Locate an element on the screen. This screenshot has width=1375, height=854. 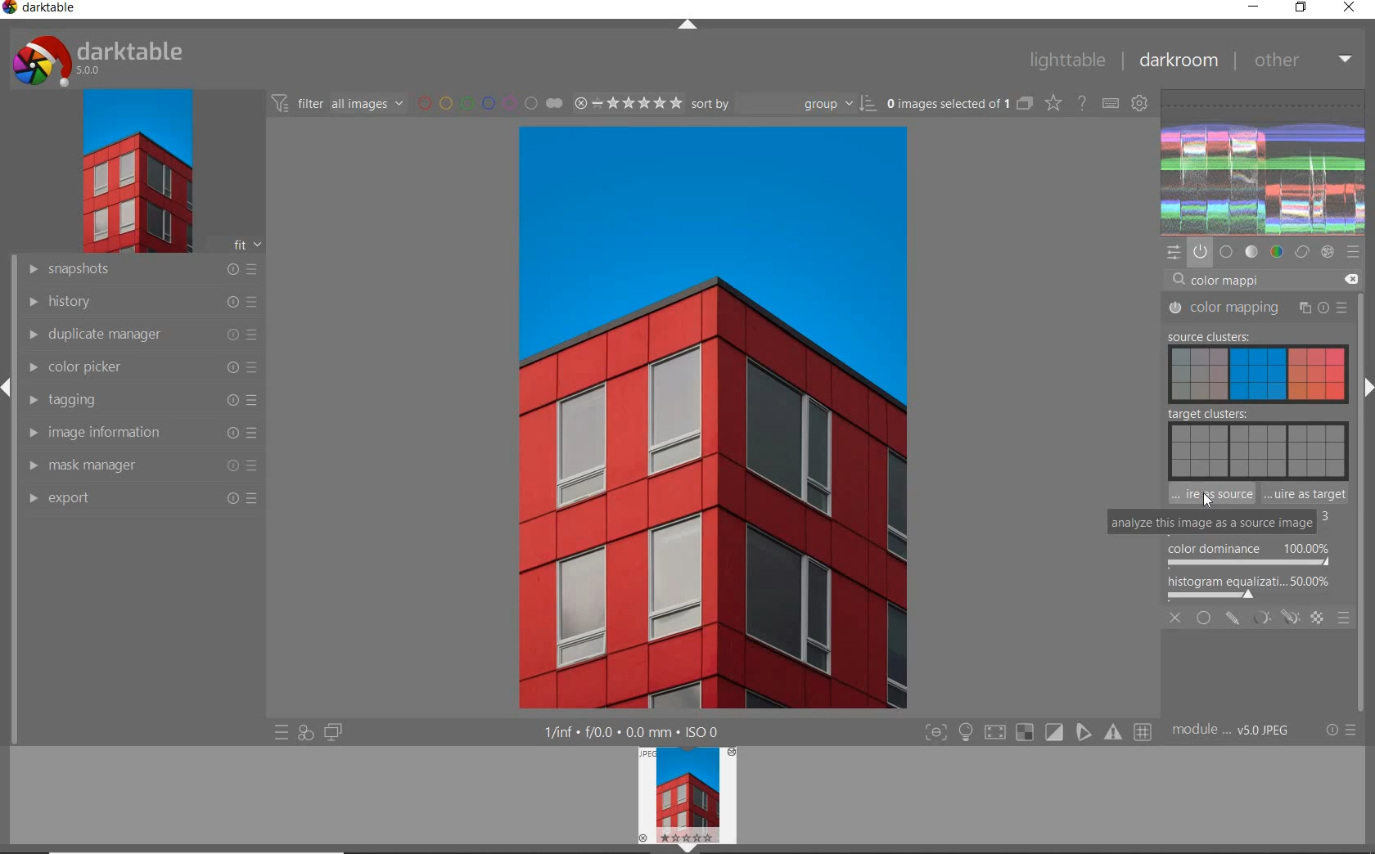
darktable is located at coordinates (48, 11).